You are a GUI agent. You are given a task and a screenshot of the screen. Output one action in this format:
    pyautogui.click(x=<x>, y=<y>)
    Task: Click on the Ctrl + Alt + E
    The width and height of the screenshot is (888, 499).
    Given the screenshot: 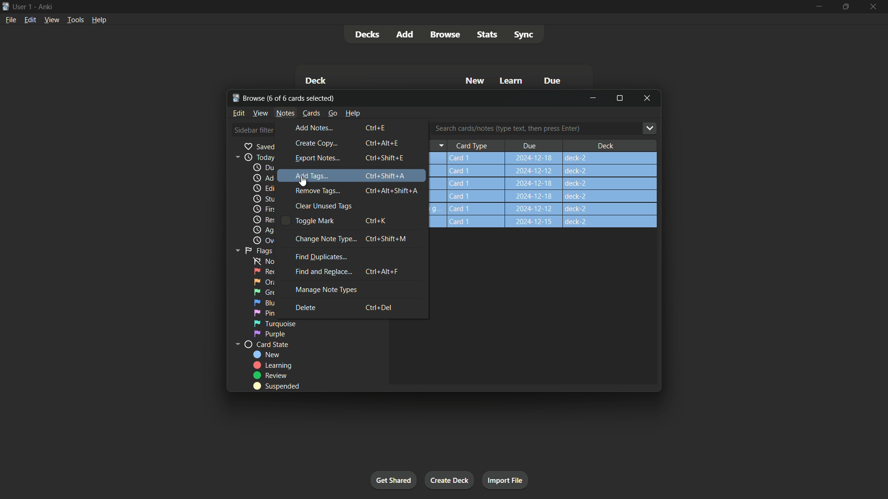 What is the action you would take?
    pyautogui.click(x=381, y=142)
    